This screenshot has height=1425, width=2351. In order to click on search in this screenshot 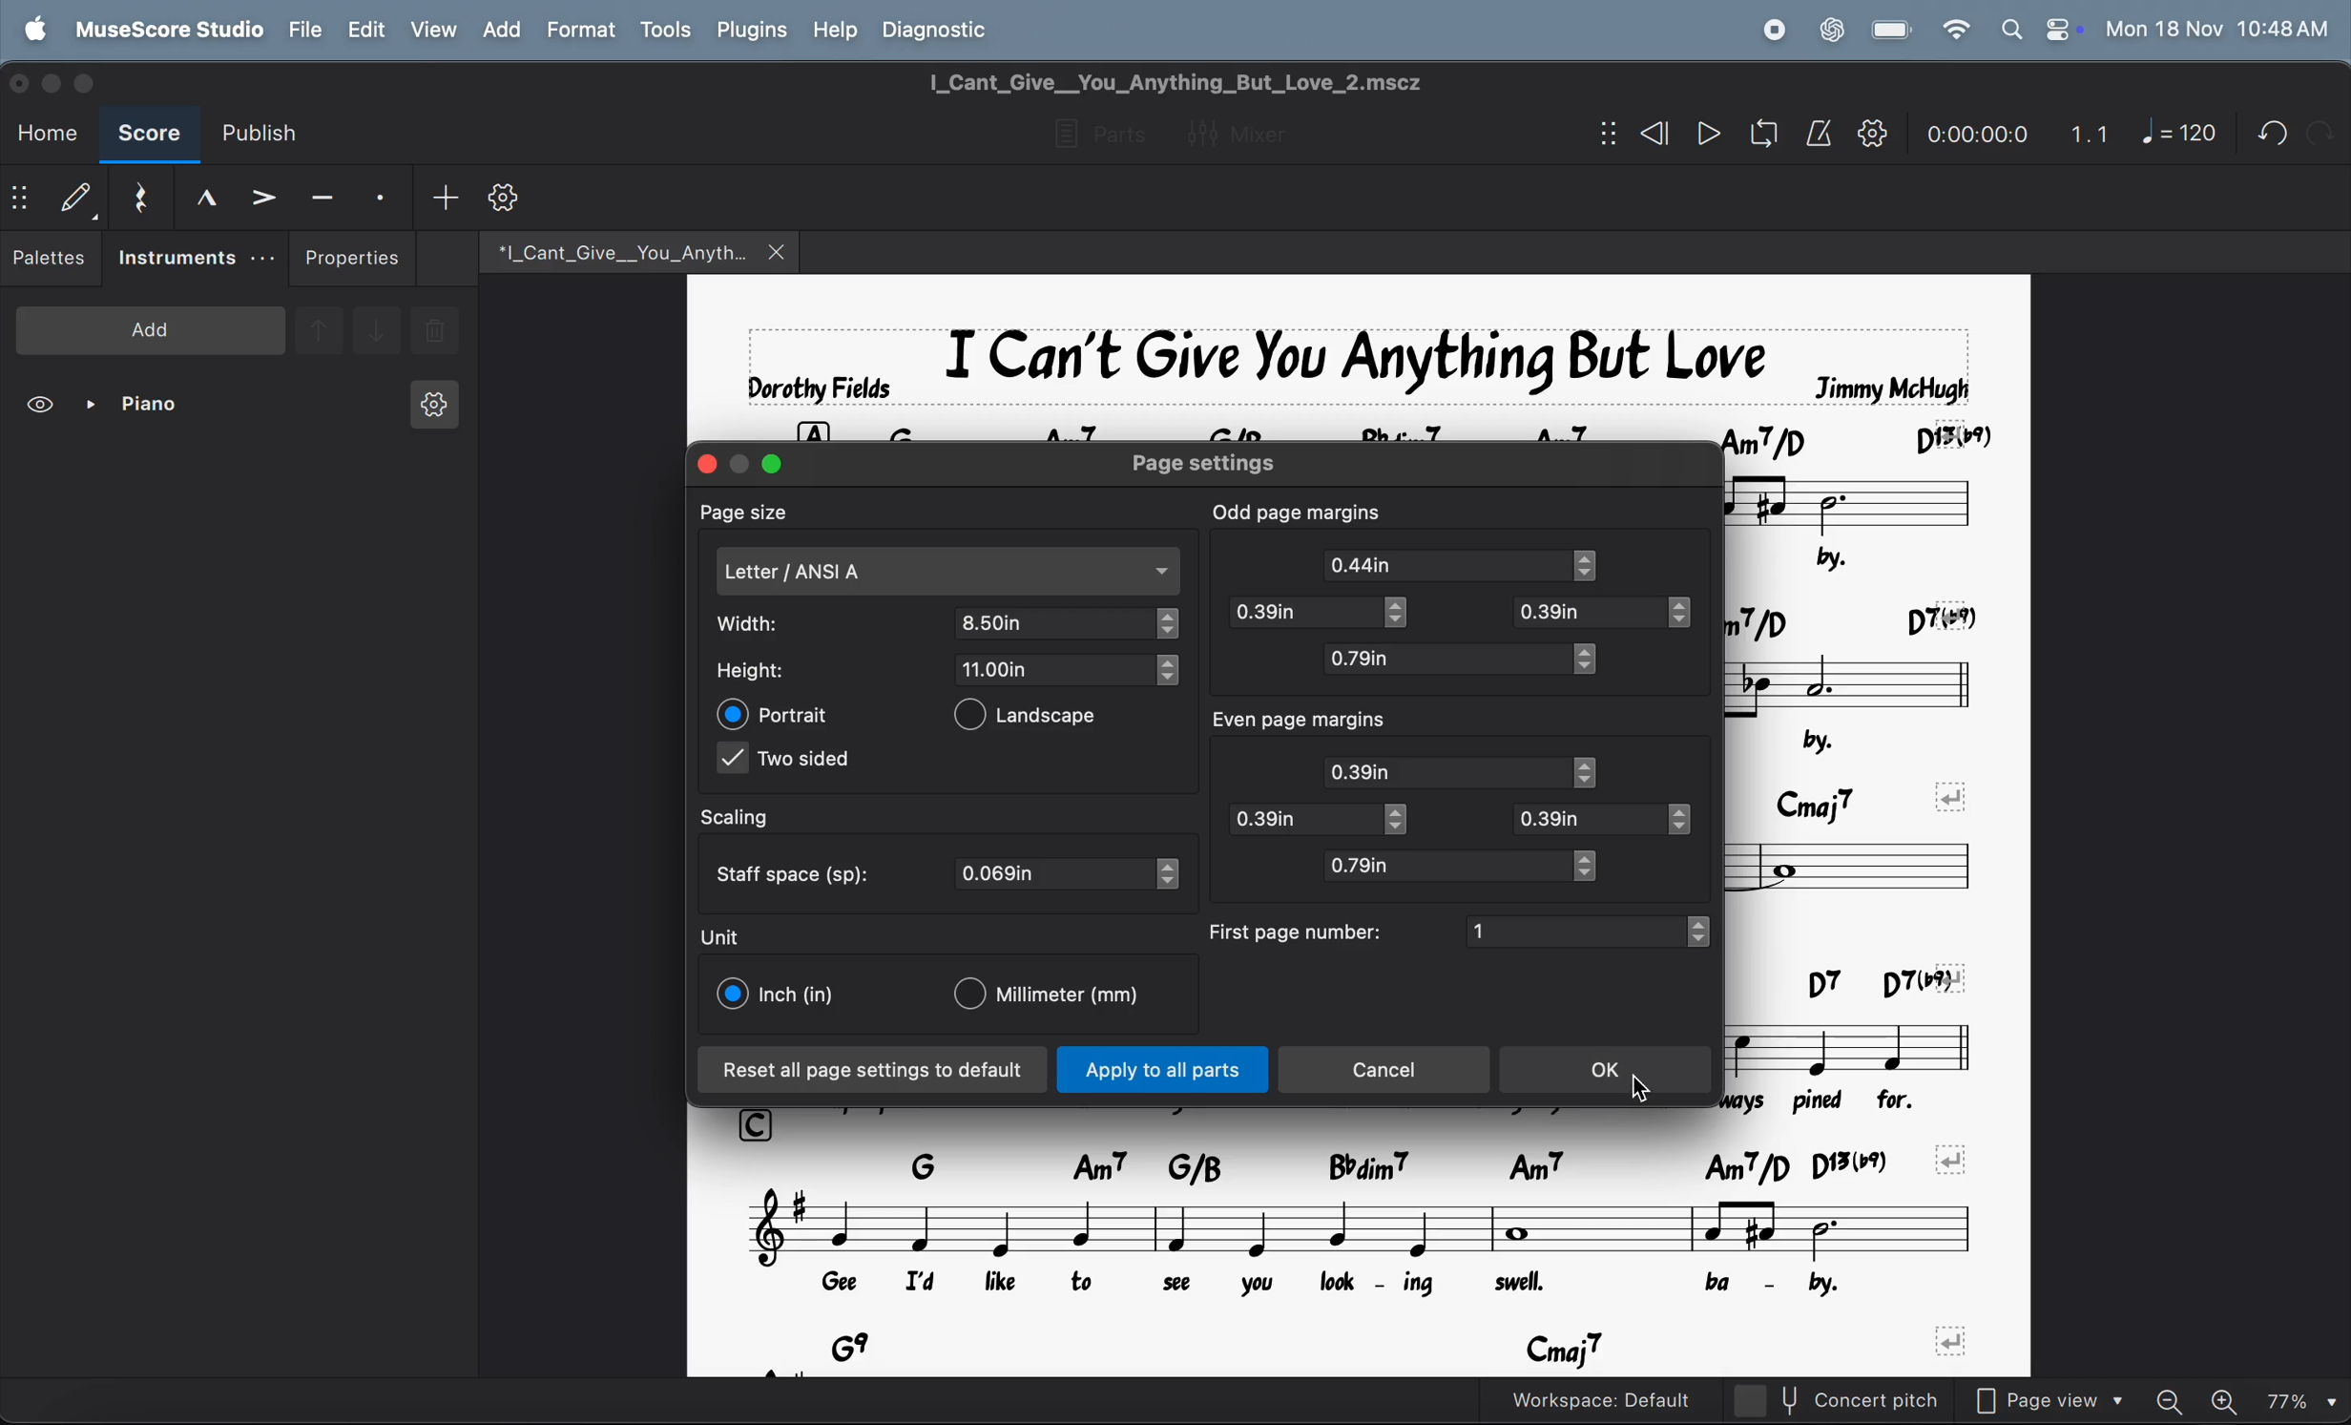, I will do `click(2009, 29)`.